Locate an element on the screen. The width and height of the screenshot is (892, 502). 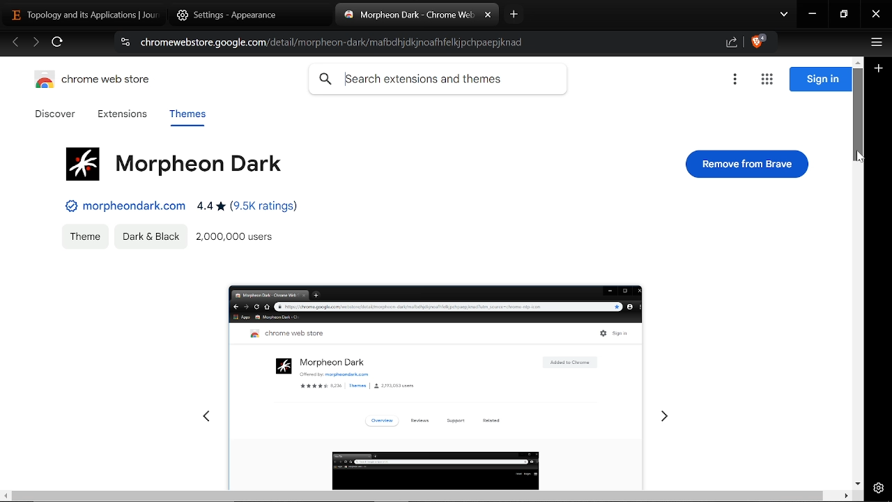
Ratings is located at coordinates (247, 208).